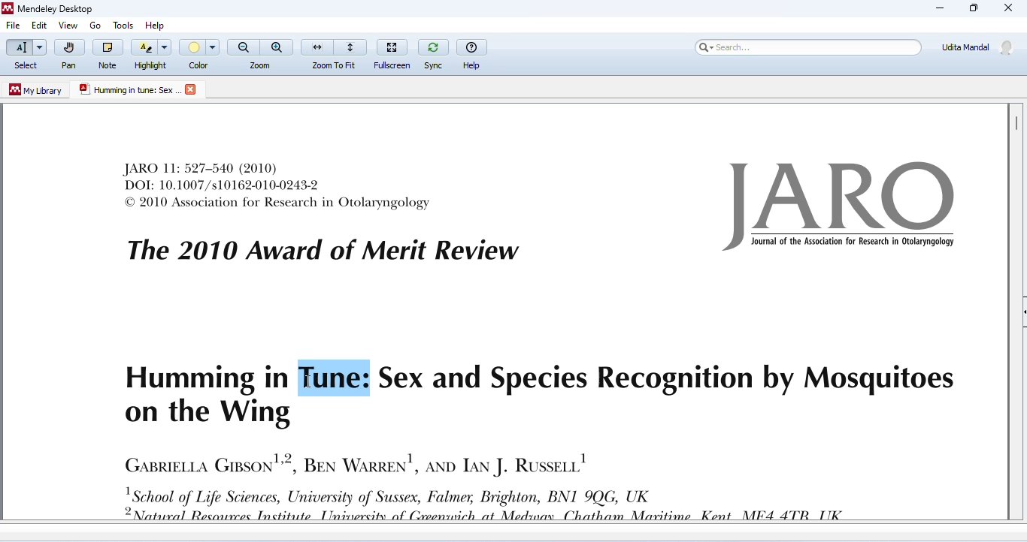  What do you see at coordinates (394, 52) in the screenshot?
I see `fullscreen` at bounding box center [394, 52].